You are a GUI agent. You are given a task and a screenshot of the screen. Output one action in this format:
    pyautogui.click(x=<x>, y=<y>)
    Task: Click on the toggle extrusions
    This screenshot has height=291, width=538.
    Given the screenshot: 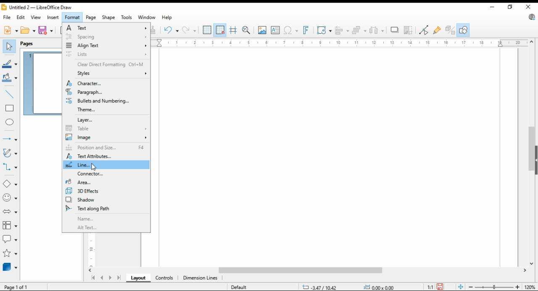 What is the action you would take?
    pyautogui.click(x=450, y=30)
    